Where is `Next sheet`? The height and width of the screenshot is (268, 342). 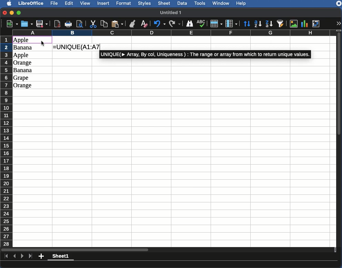
Next sheet is located at coordinates (22, 257).